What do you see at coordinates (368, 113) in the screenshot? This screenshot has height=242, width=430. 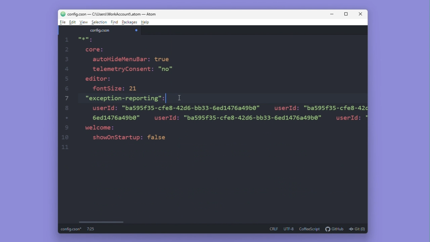 I see `Vertical scrollbar` at bounding box center [368, 113].